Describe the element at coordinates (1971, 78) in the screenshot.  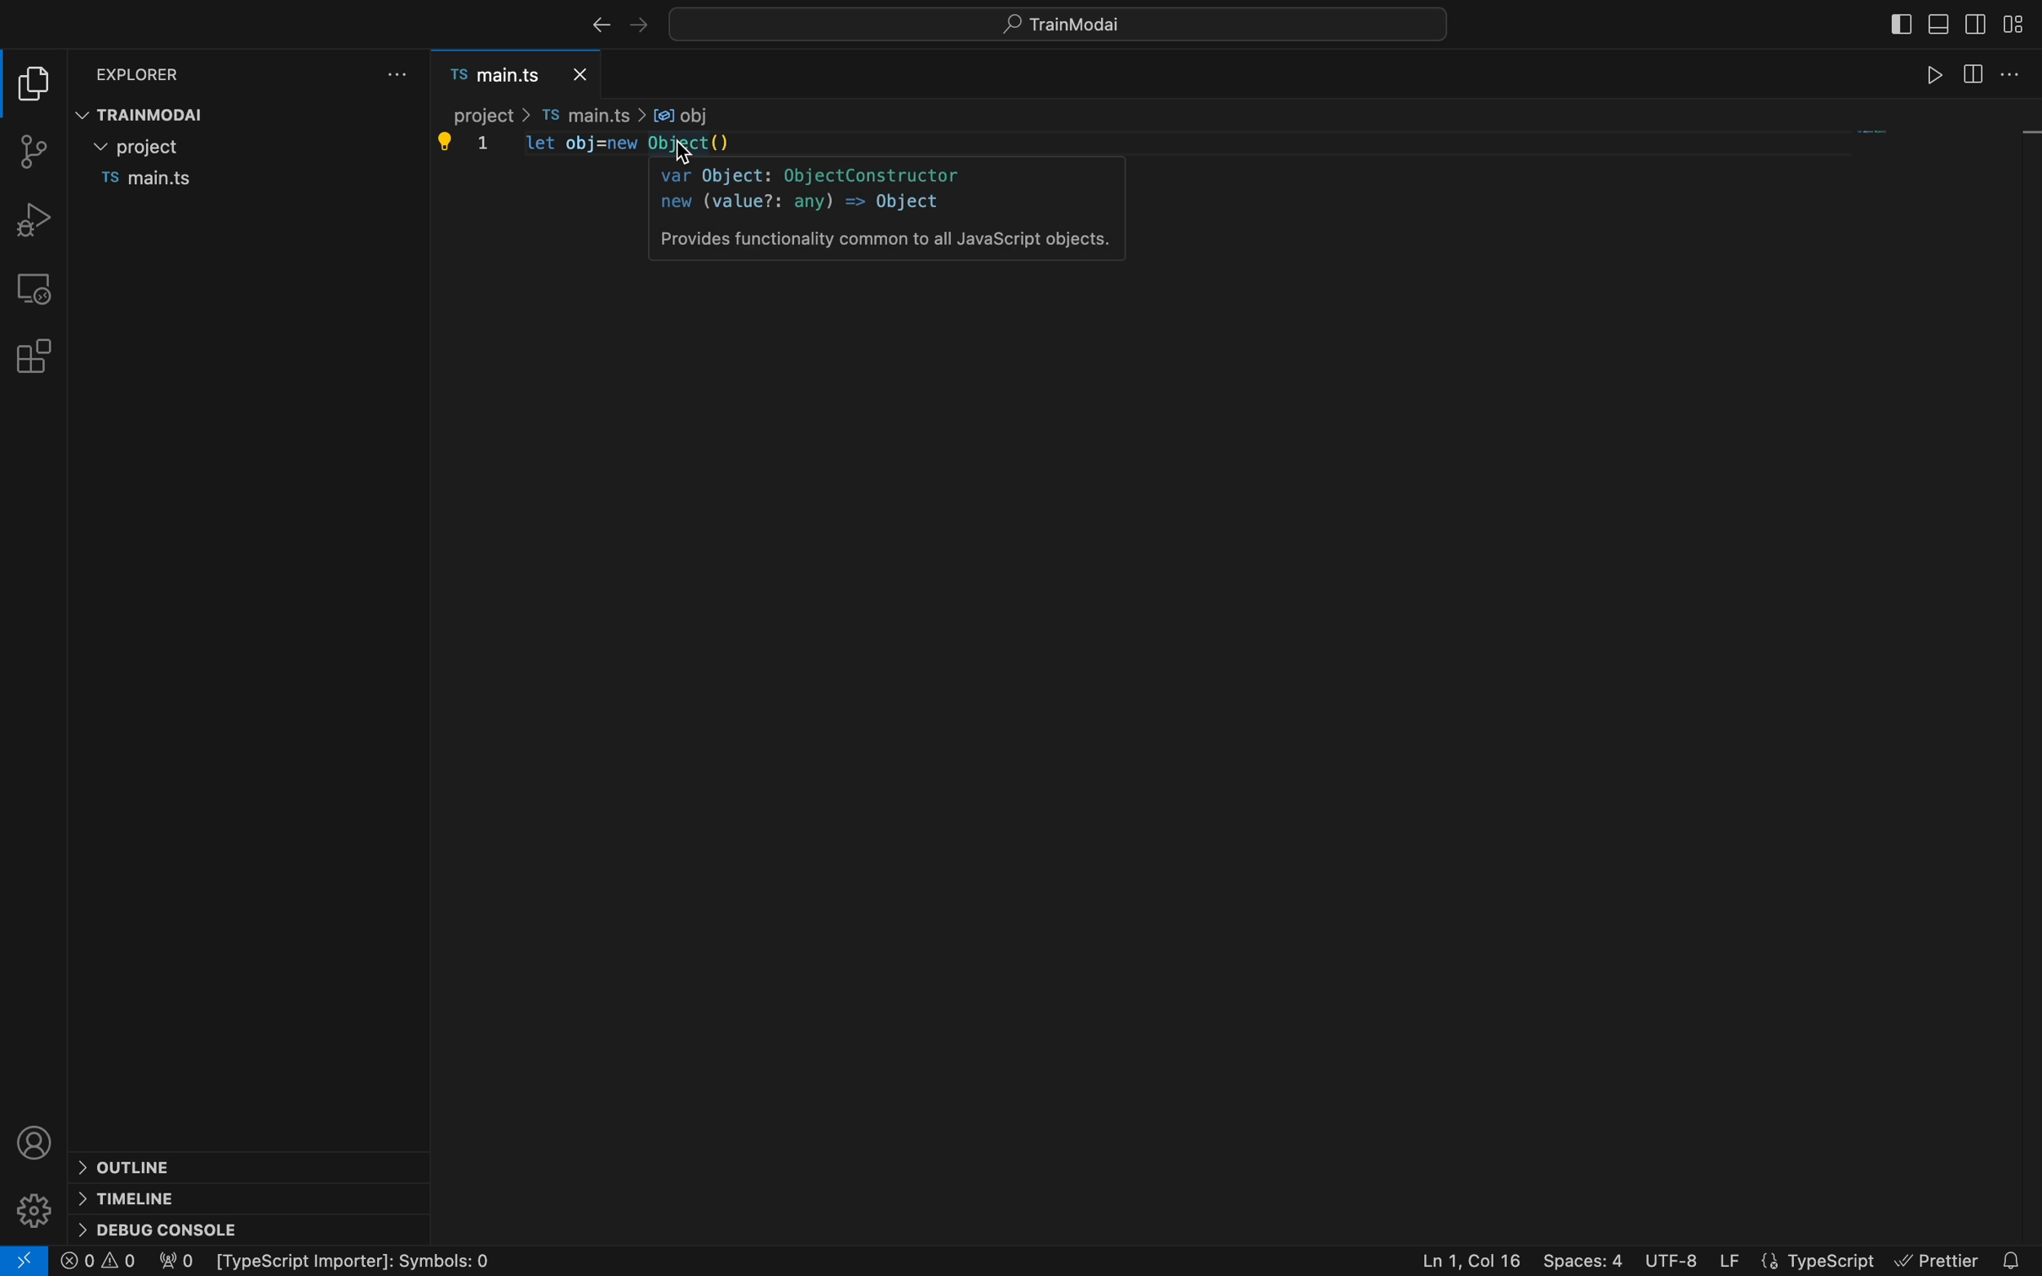
I see `sidebar` at that location.